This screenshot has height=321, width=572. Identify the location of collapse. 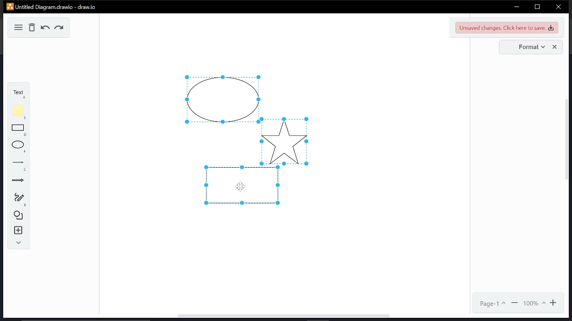
(17, 243).